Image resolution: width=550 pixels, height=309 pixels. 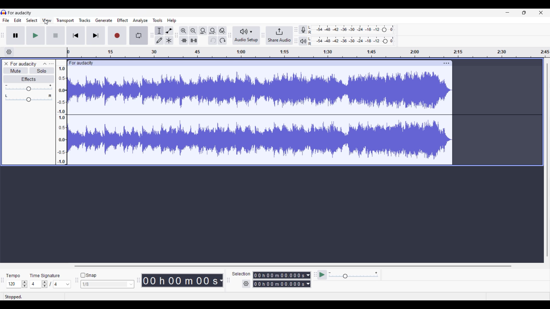 What do you see at coordinates (46, 22) in the screenshot?
I see `cursor` at bounding box center [46, 22].